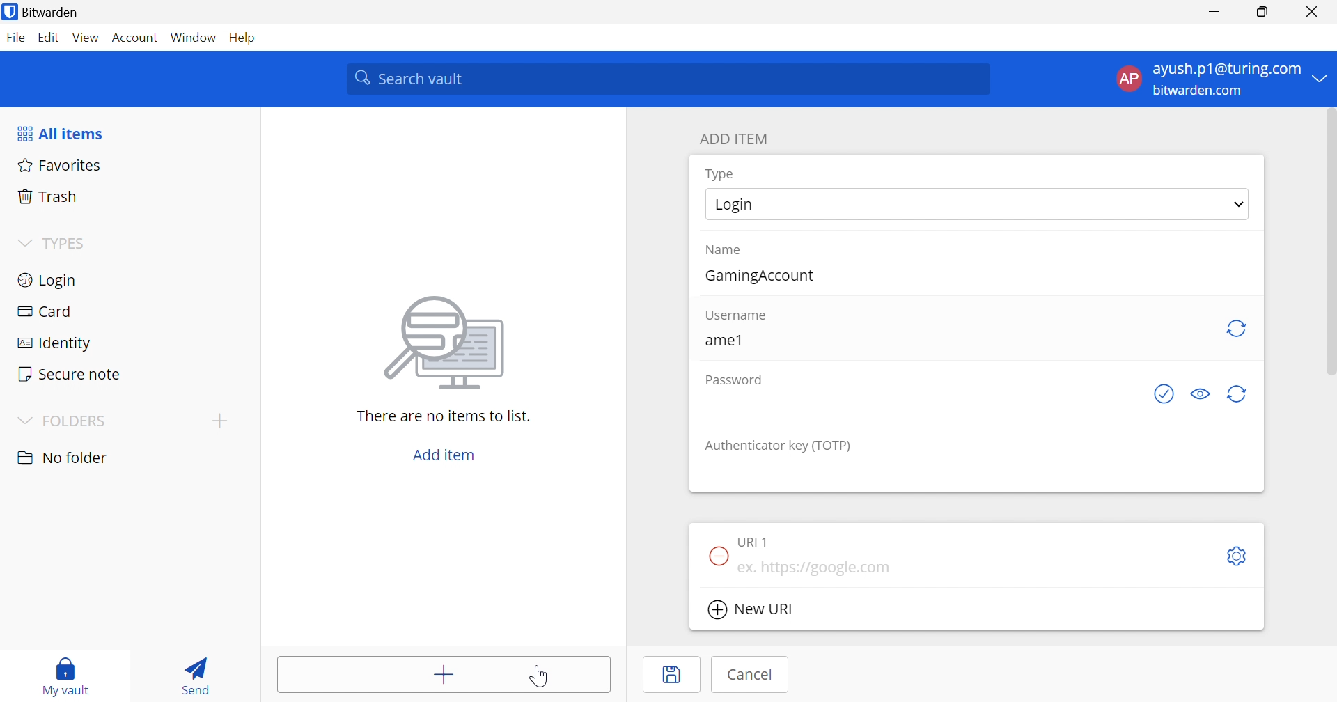 This screenshot has height=702, width=1337. Describe the element at coordinates (1324, 77) in the screenshot. I see `Drop Down` at that location.